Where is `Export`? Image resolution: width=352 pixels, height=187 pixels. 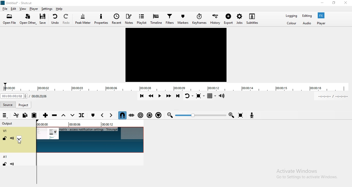
Export is located at coordinates (229, 19).